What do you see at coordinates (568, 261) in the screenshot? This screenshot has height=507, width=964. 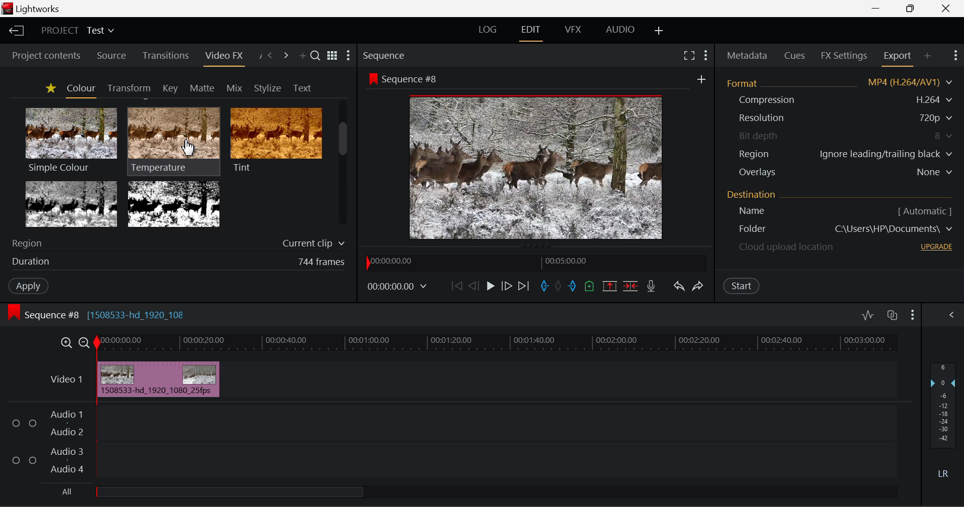 I see `00:05:00.00` at bounding box center [568, 261].